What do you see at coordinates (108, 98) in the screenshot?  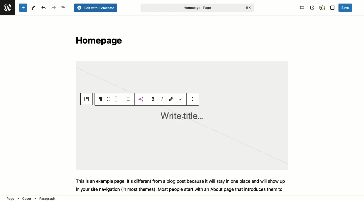 I see `Drag` at bounding box center [108, 98].